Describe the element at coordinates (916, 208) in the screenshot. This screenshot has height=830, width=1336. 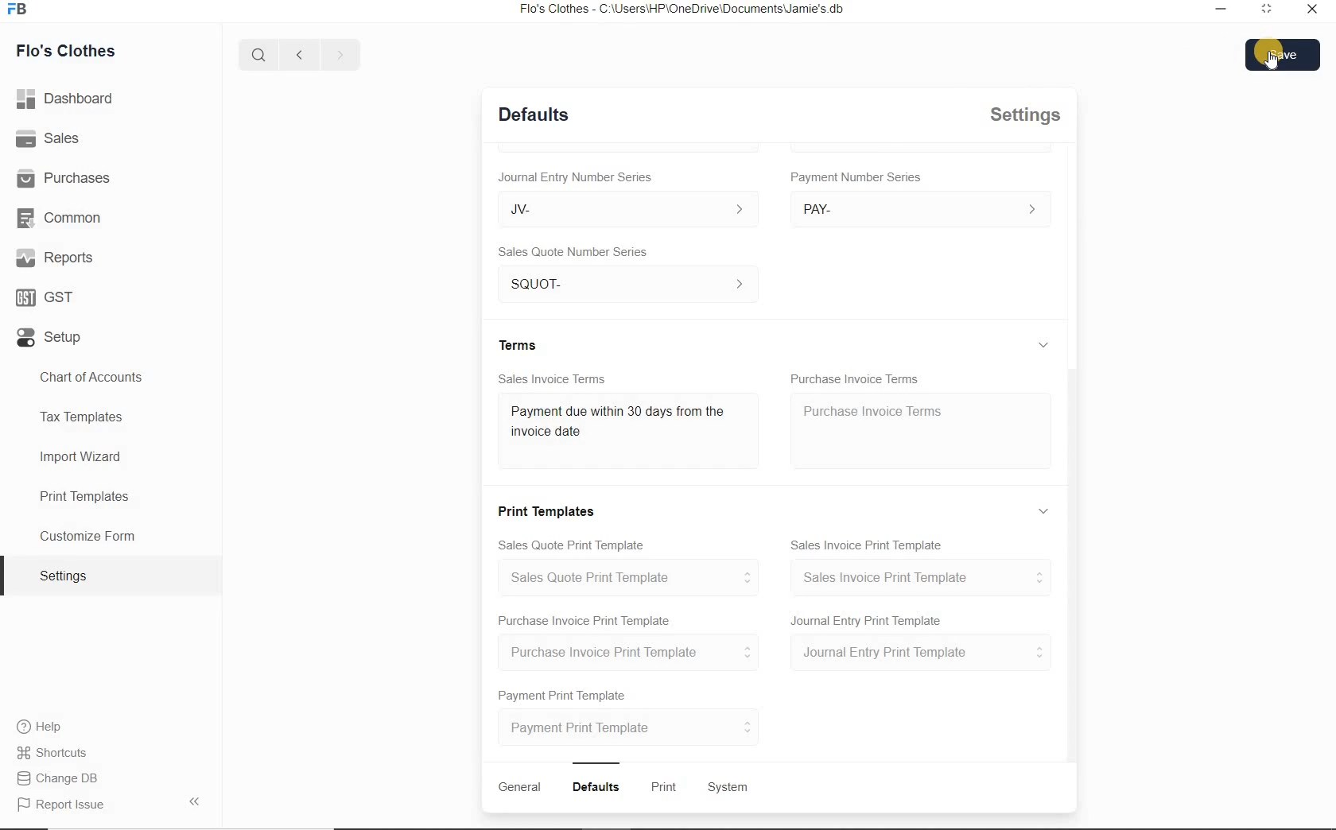
I see `> PAY-` at that location.